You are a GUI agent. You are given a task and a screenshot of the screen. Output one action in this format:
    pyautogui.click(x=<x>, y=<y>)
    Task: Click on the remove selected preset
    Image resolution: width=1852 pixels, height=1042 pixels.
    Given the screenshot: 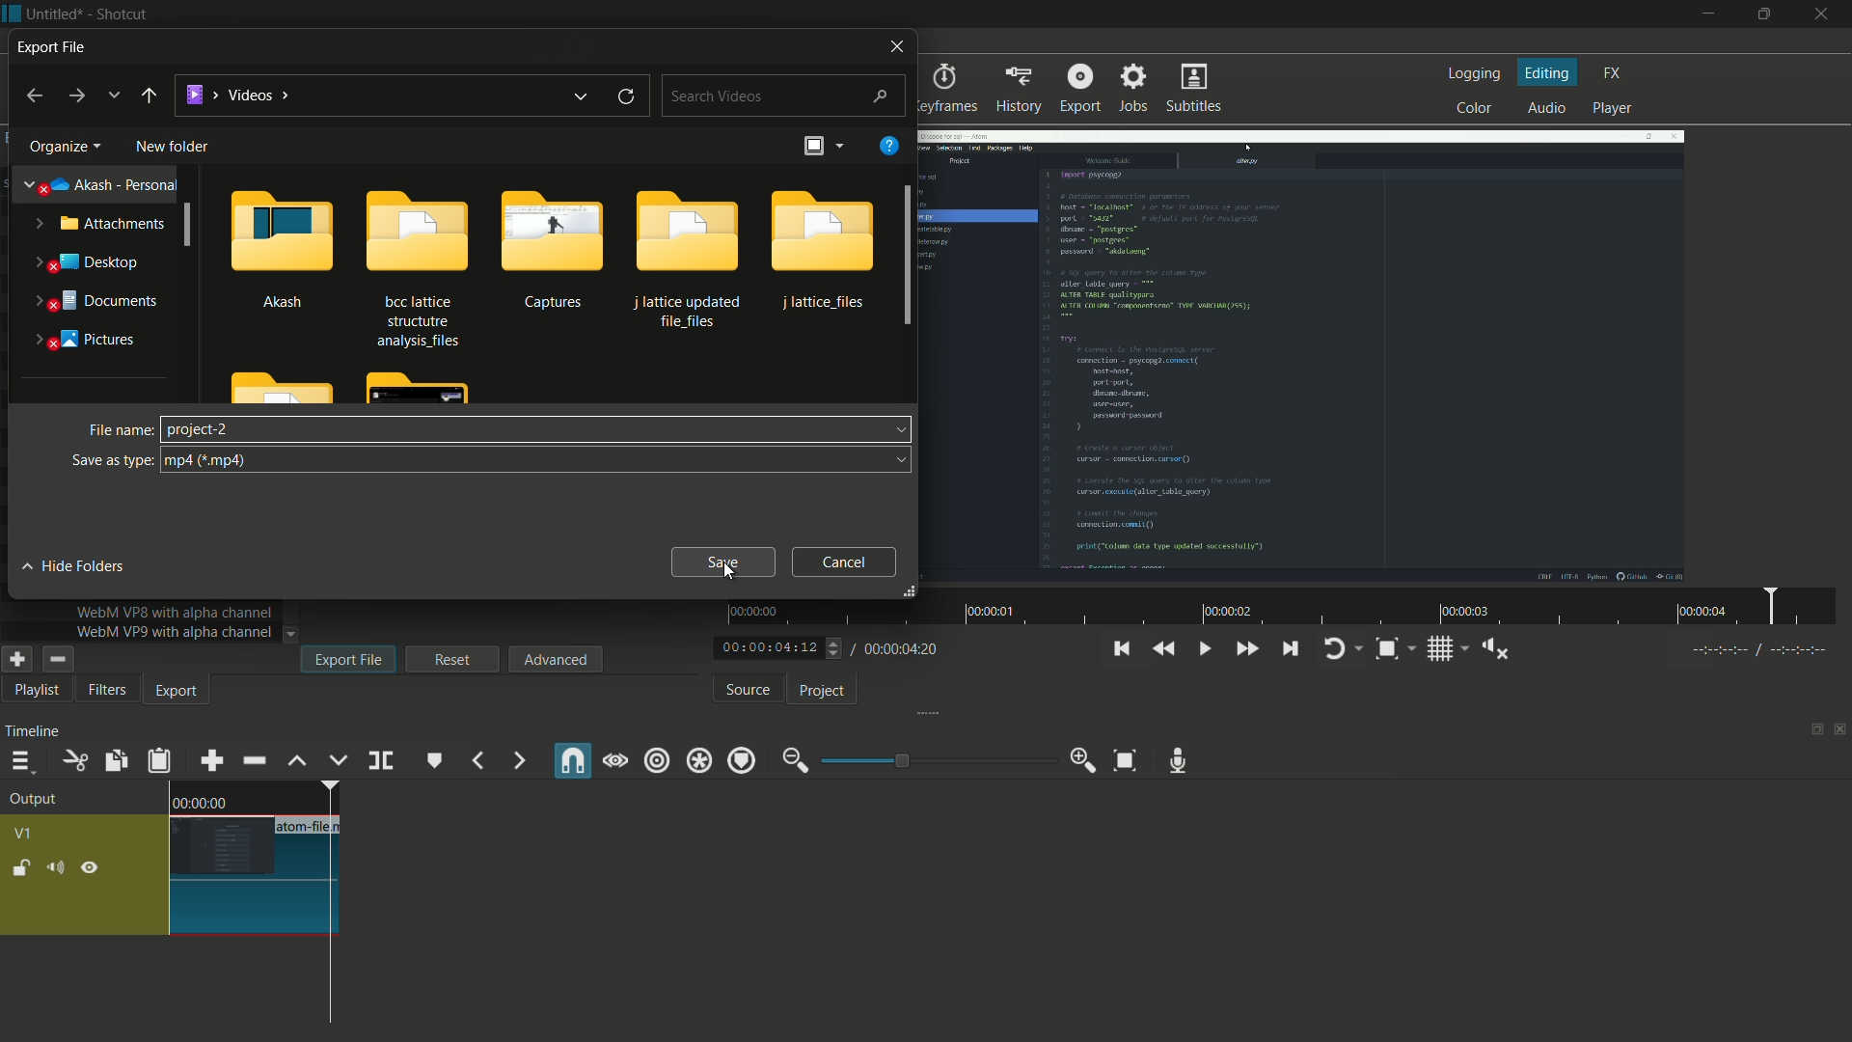 What is the action you would take?
    pyautogui.click(x=57, y=659)
    